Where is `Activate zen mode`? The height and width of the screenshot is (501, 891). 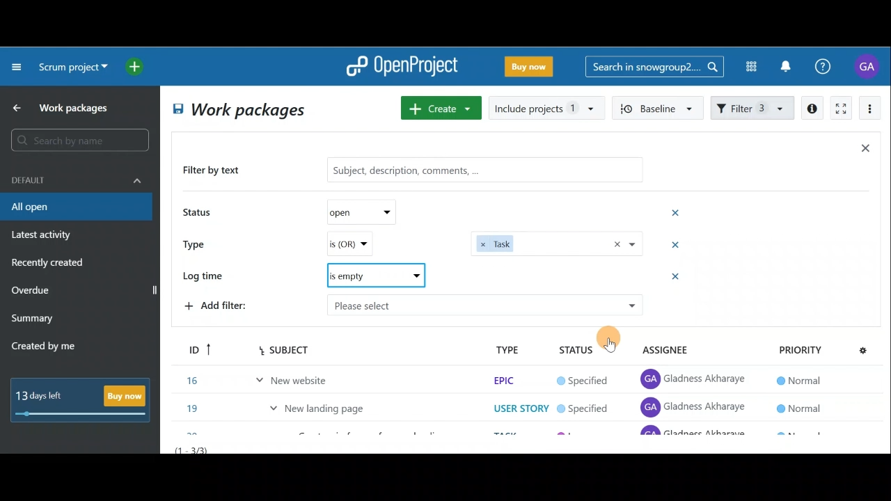 Activate zen mode is located at coordinates (839, 109).